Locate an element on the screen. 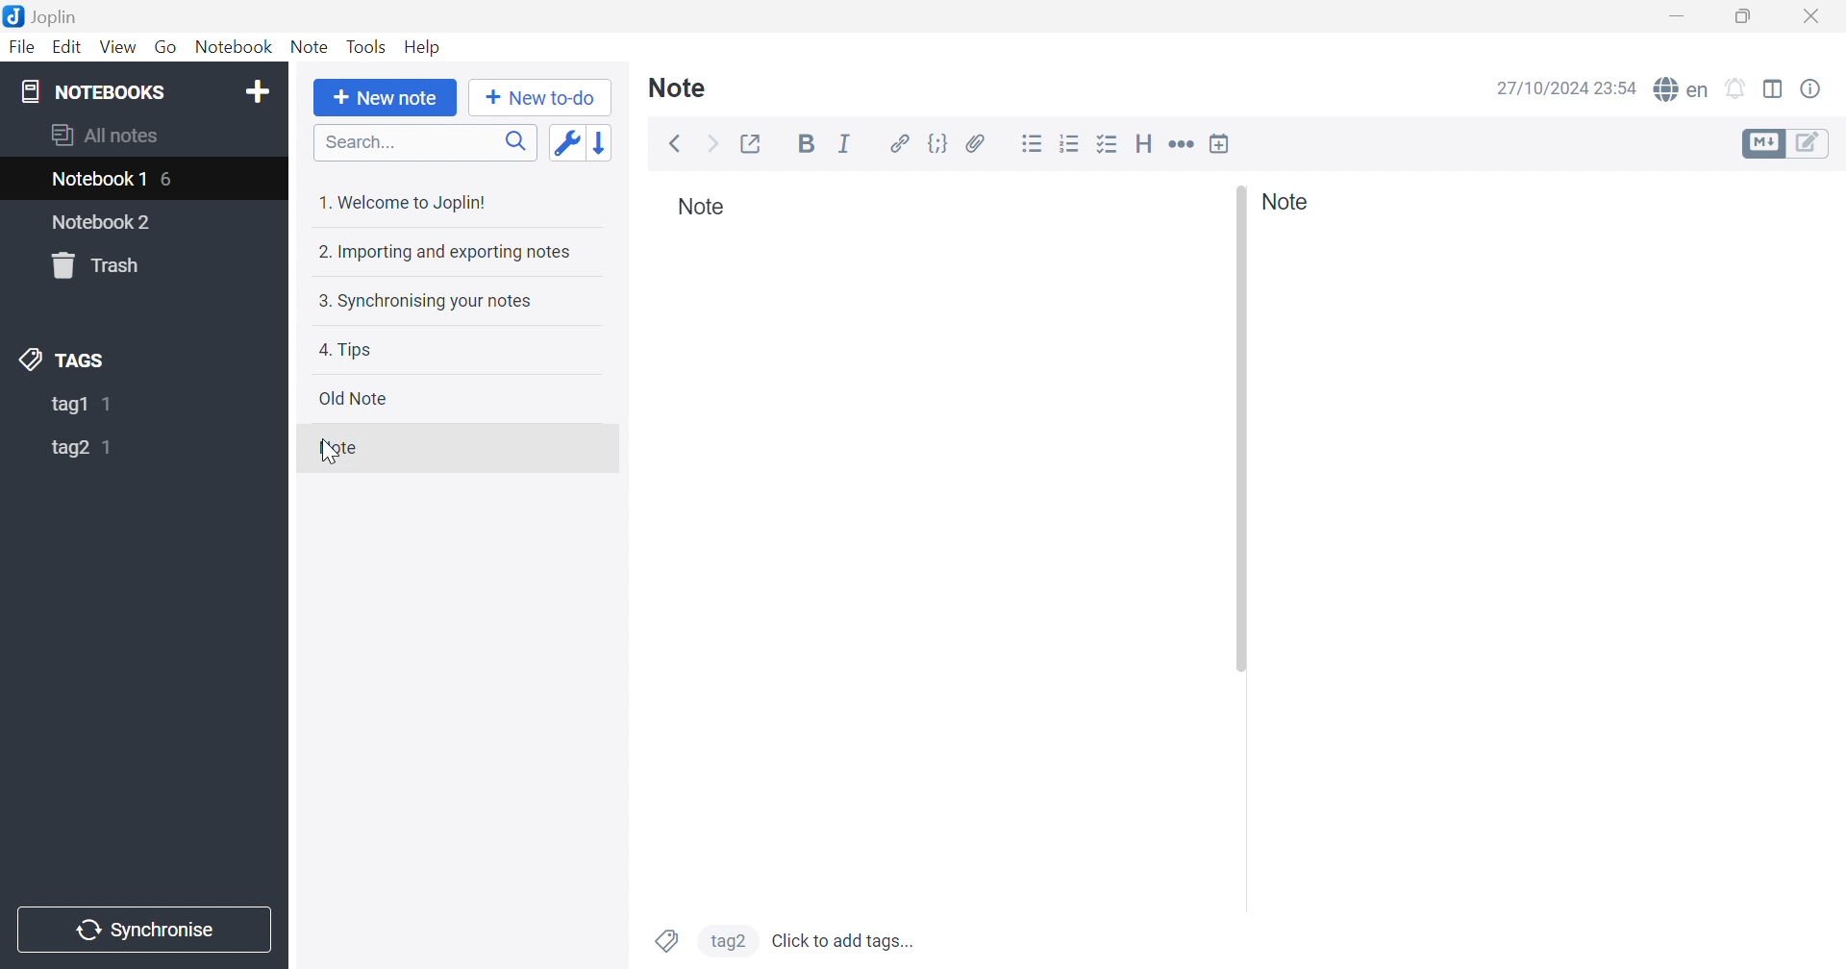 The image size is (1846, 969). Bulleted list is located at coordinates (1034, 145).